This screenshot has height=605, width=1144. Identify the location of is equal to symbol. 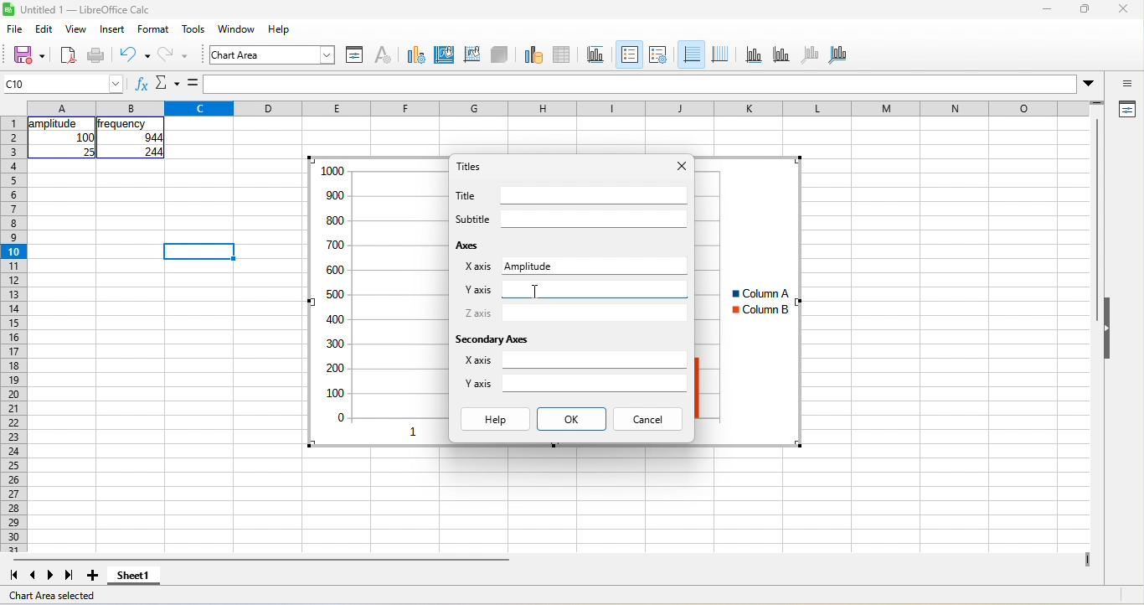
(193, 83).